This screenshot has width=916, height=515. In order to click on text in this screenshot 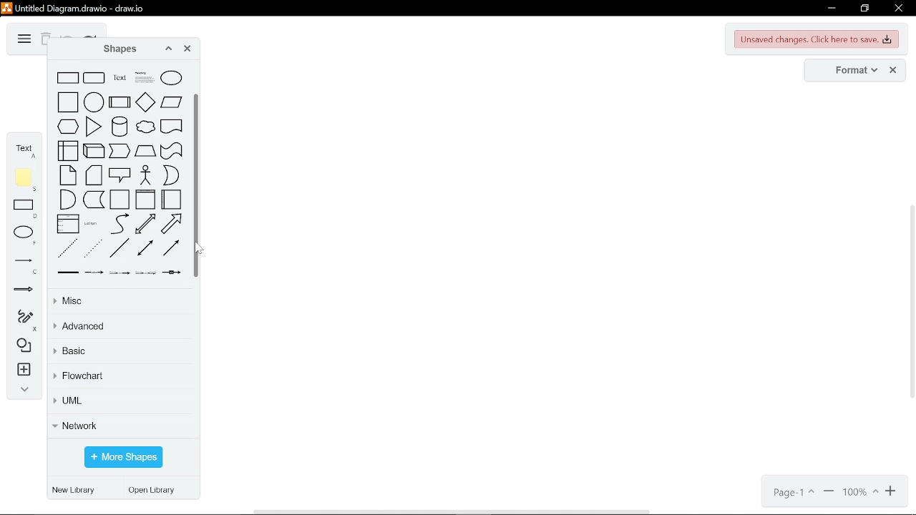, I will do `click(120, 78)`.